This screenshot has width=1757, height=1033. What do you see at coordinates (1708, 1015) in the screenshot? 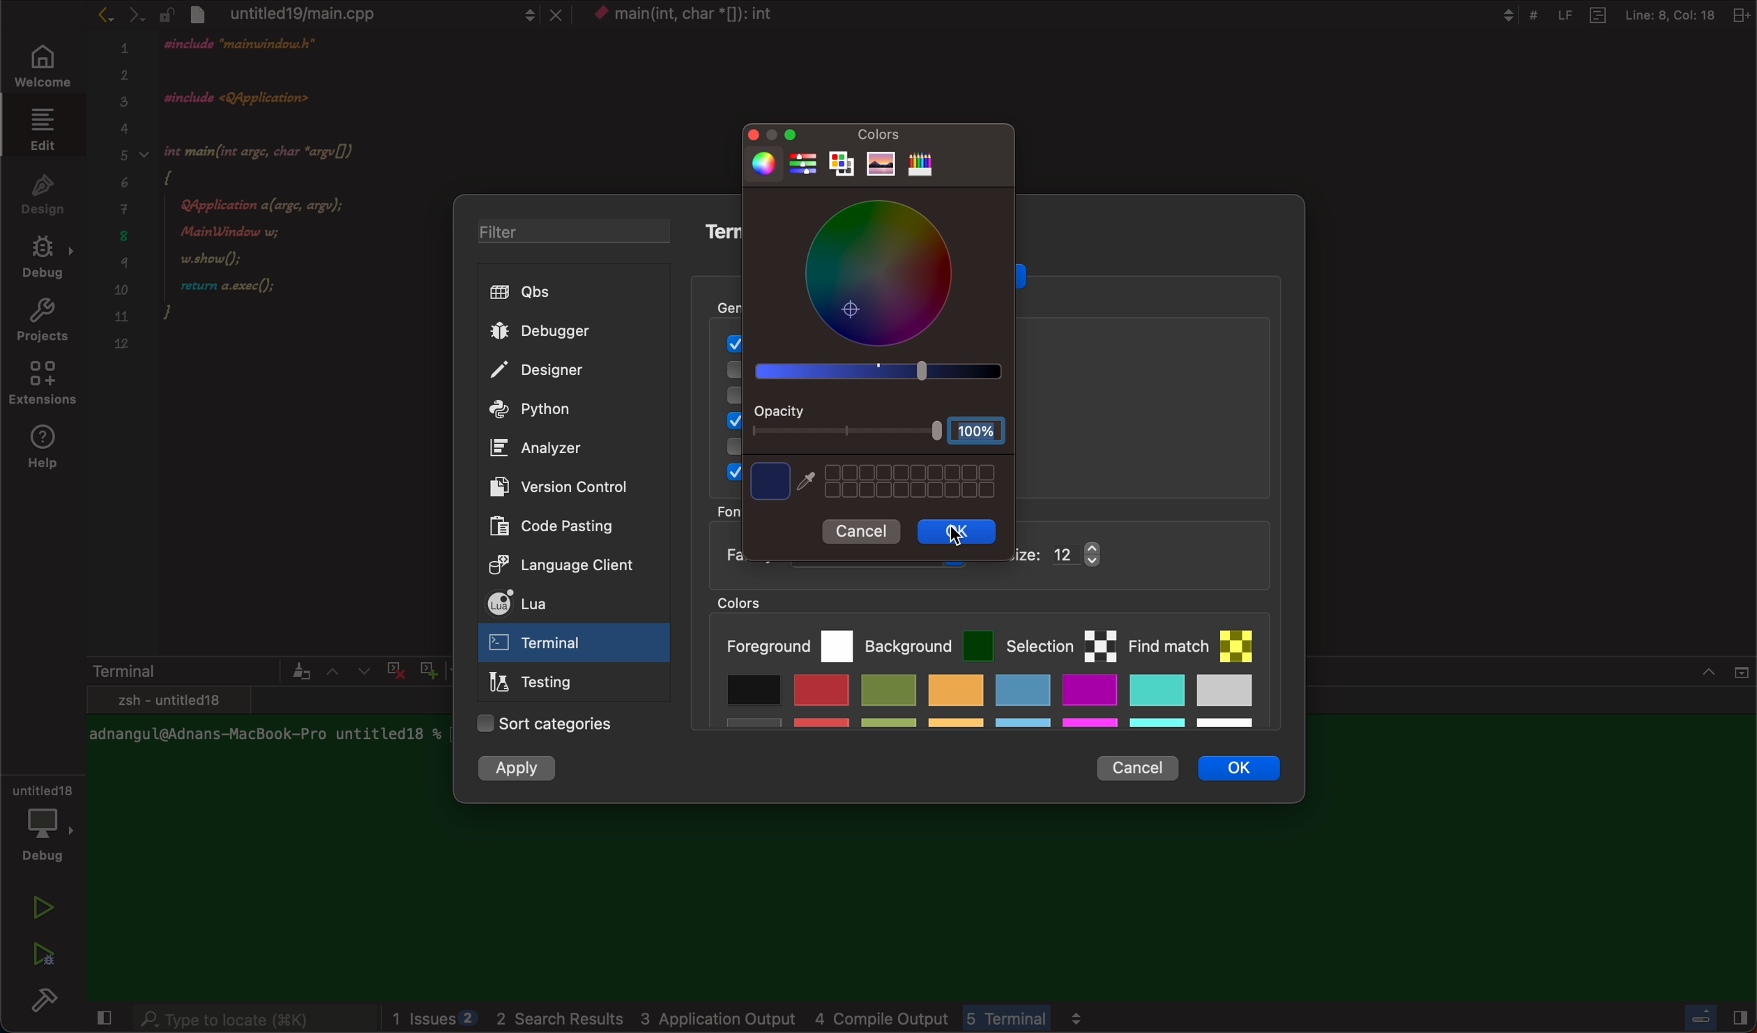
I see `close bar` at bounding box center [1708, 1015].